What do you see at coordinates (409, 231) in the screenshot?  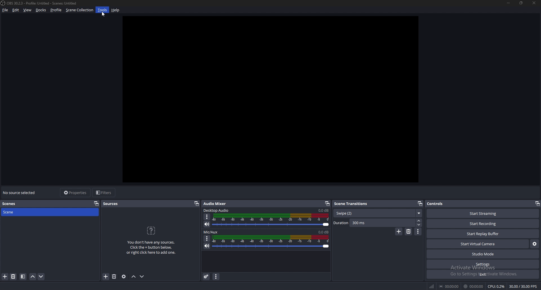 I see `remove transition` at bounding box center [409, 231].